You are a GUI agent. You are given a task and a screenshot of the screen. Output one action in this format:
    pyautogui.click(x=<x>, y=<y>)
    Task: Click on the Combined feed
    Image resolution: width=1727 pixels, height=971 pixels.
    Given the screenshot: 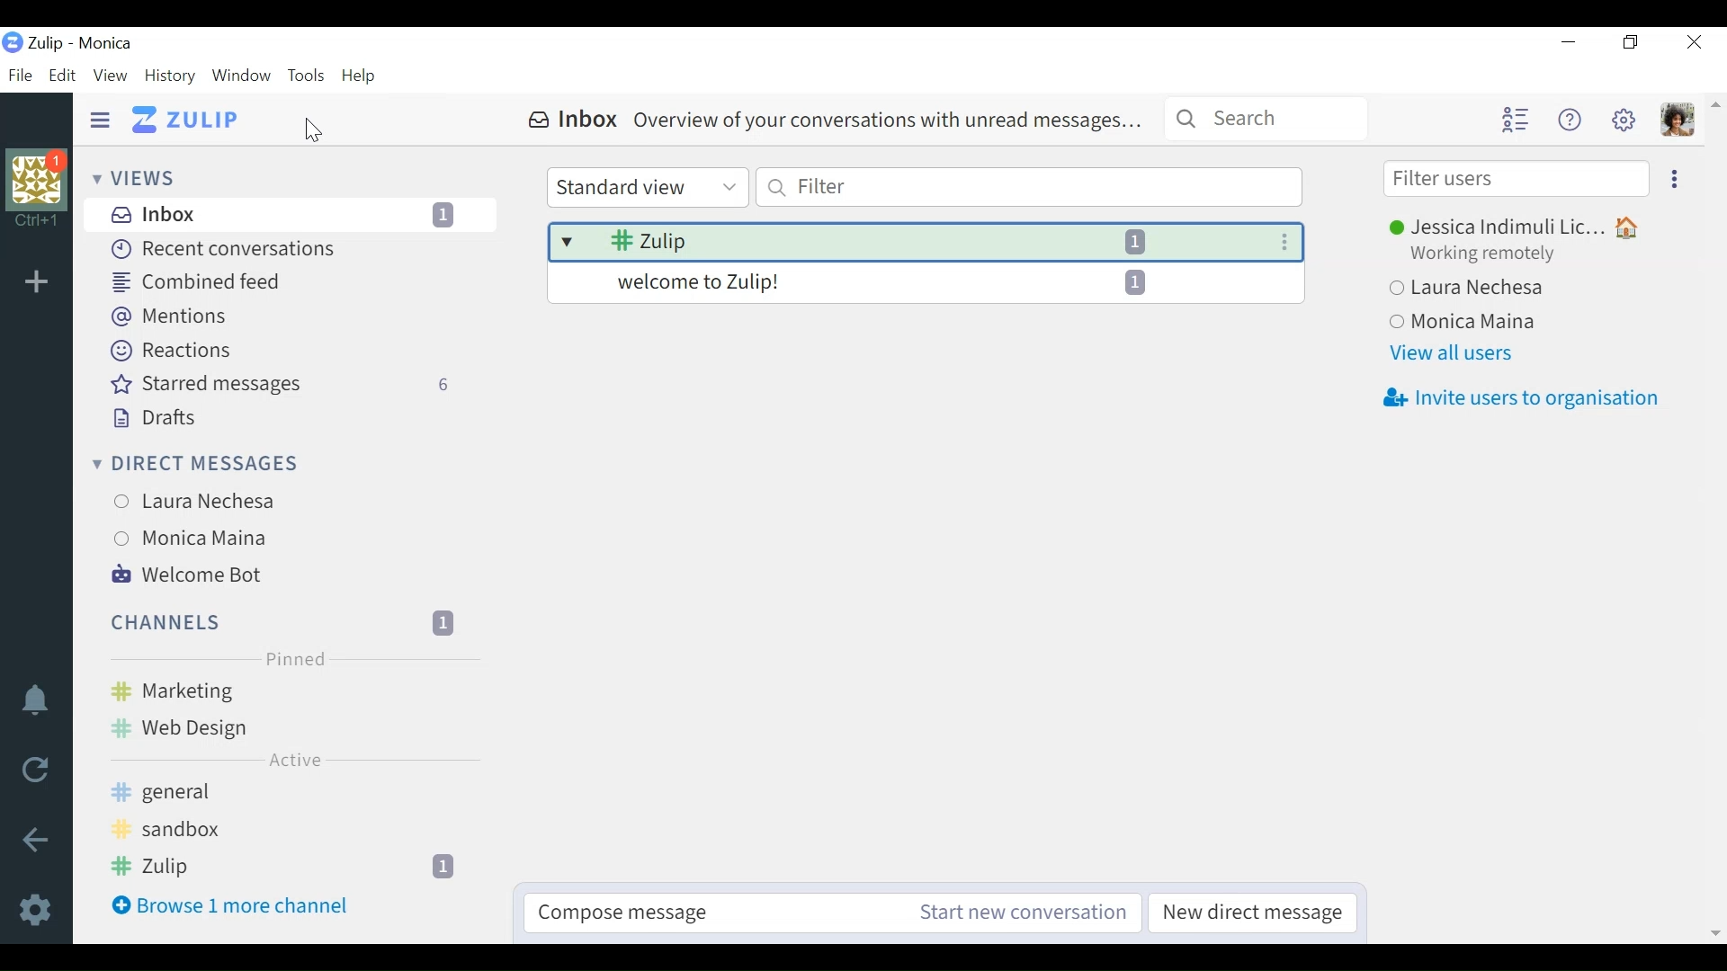 What is the action you would take?
    pyautogui.click(x=195, y=283)
    